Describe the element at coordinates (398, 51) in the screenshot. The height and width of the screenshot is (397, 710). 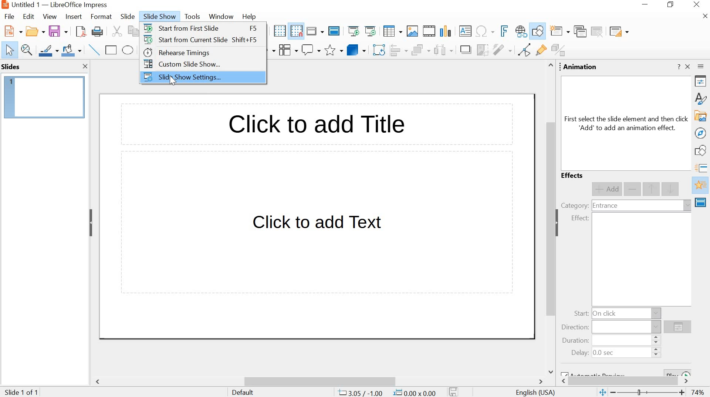
I see `align objects` at that location.